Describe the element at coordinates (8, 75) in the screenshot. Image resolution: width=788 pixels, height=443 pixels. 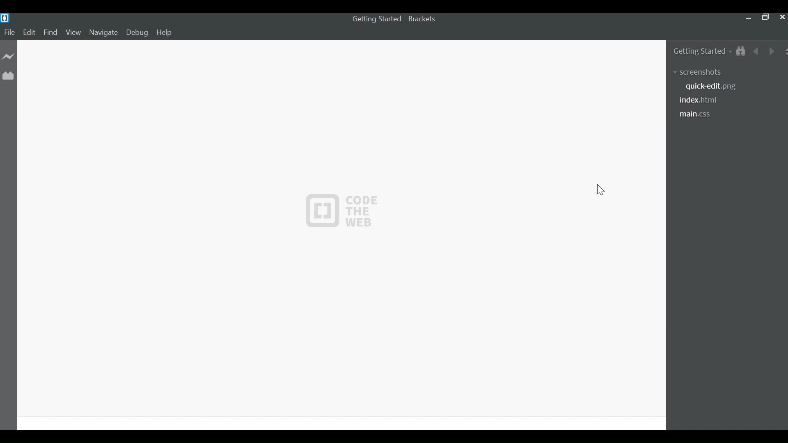
I see `Manager Extension` at that location.